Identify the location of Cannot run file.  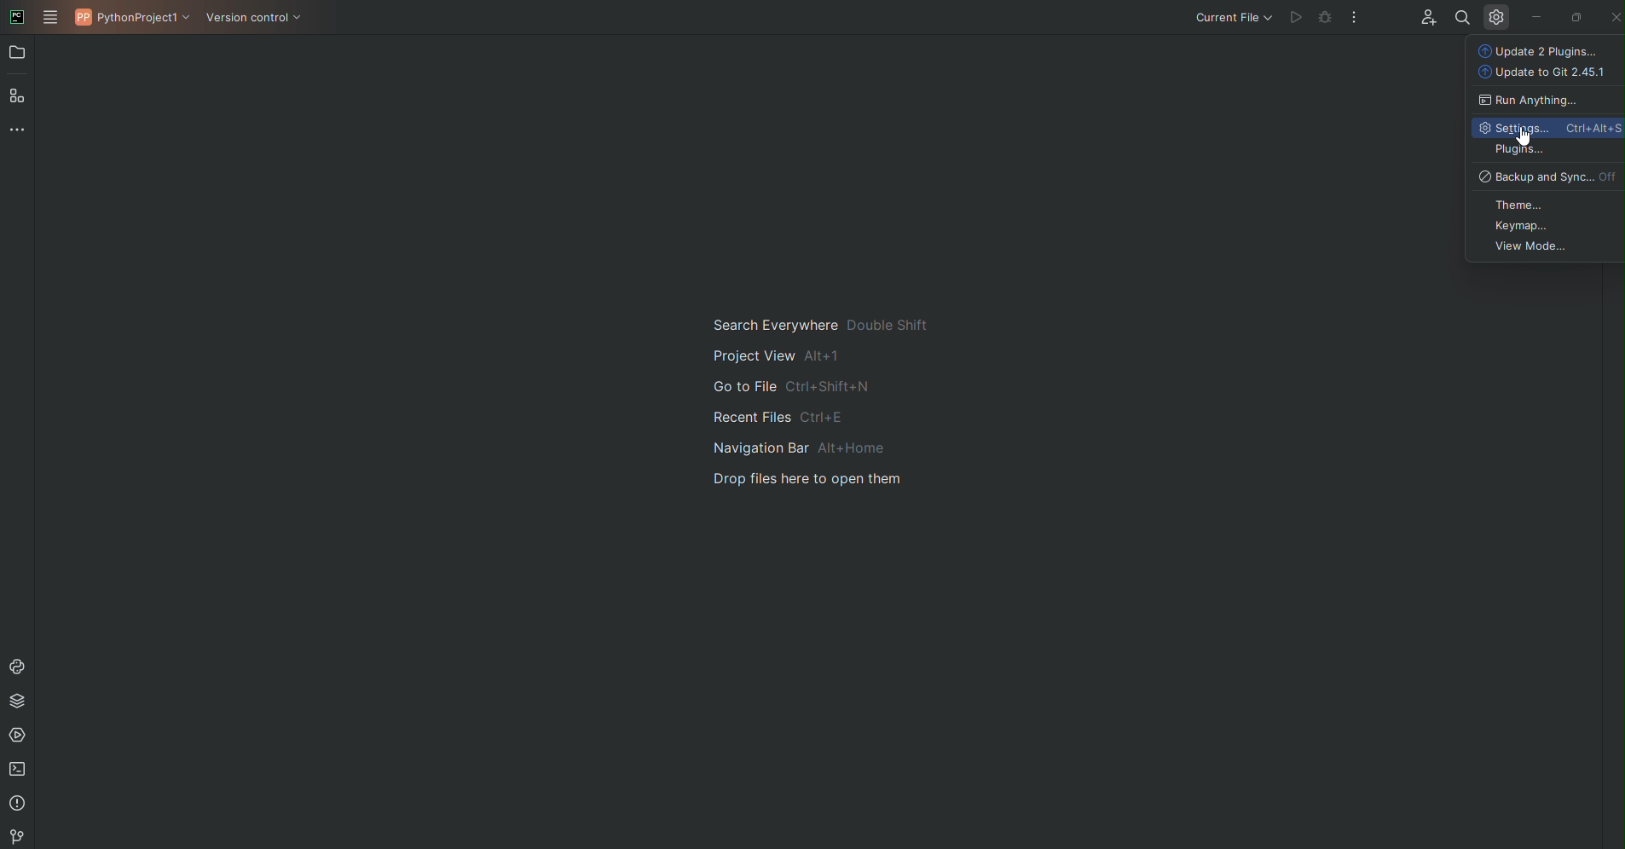
(1305, 19).